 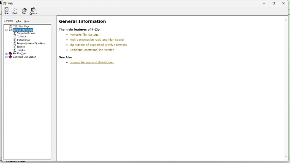 What do you see at coordinates (96, 39) in the screenshot?
I see `High compression ratio` at bounding box center [96, 39].